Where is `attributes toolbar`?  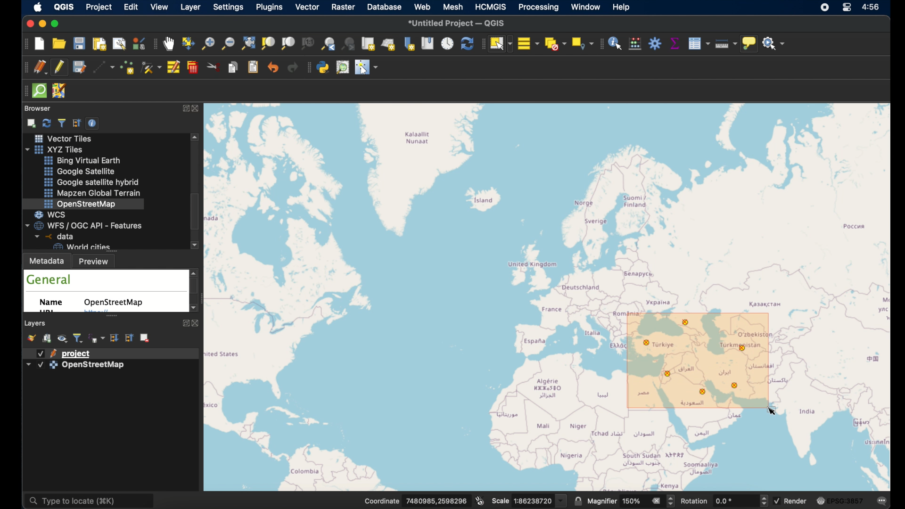
attributes toolbar is located at coordinates (601, 44).